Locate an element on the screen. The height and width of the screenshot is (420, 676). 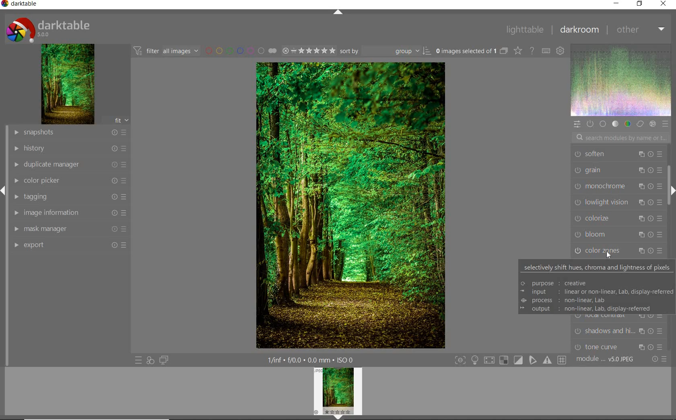
MINIMIZE is located at coordinates (617, 3).